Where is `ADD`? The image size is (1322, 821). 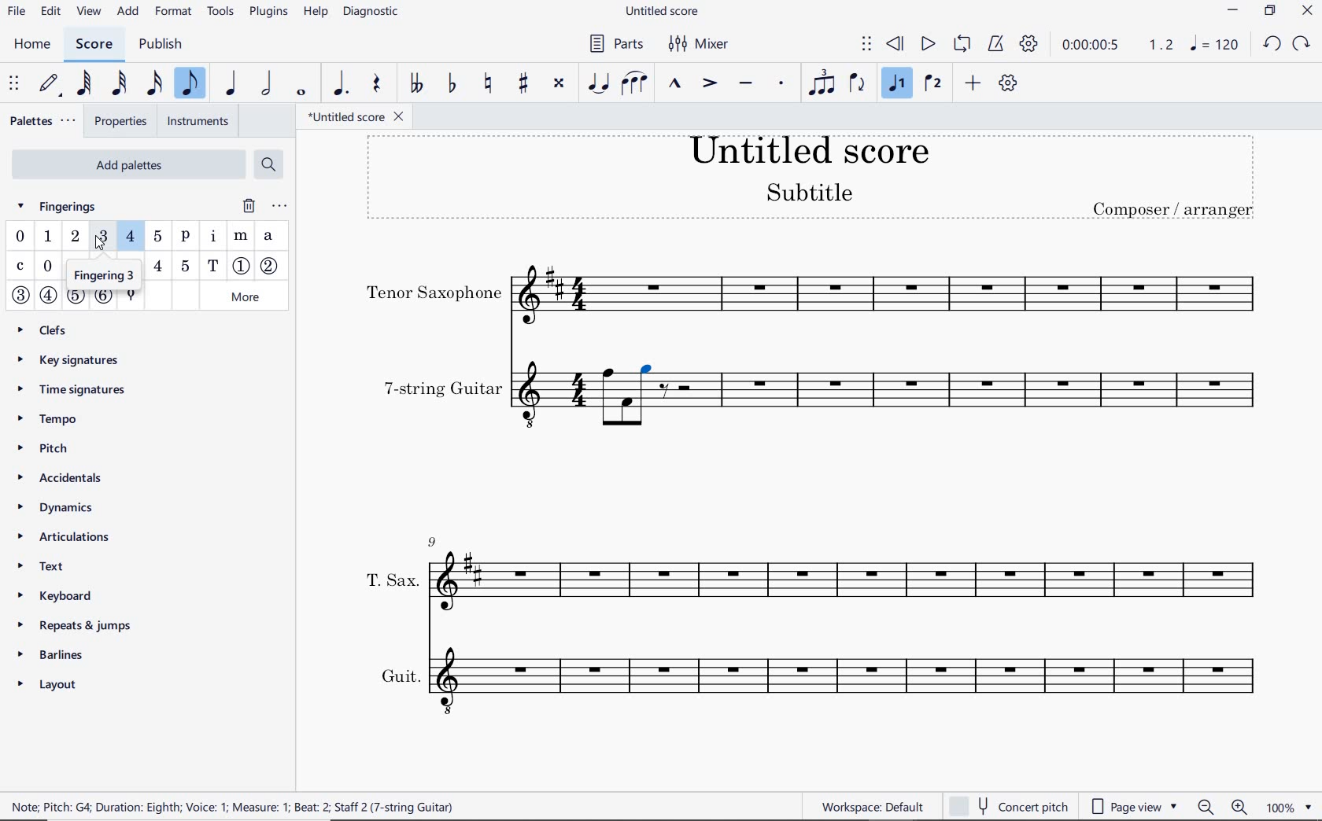 ADD is located at coordinates (971, 84).